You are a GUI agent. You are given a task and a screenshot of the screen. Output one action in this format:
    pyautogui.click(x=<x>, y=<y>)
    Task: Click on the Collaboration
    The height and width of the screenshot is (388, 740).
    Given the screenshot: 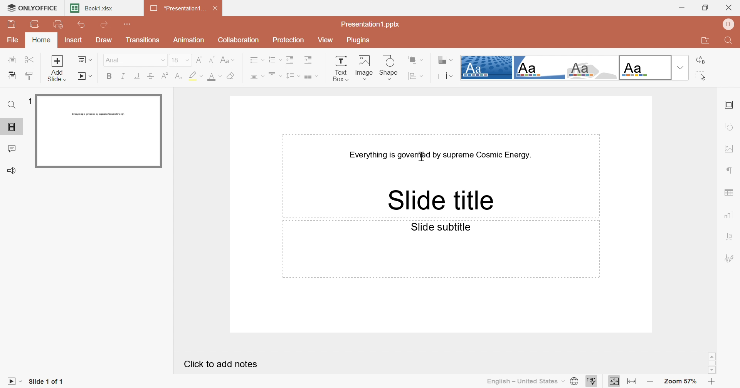 What is the action you would take?
    pyautogui.click(x=238, y=40)
    